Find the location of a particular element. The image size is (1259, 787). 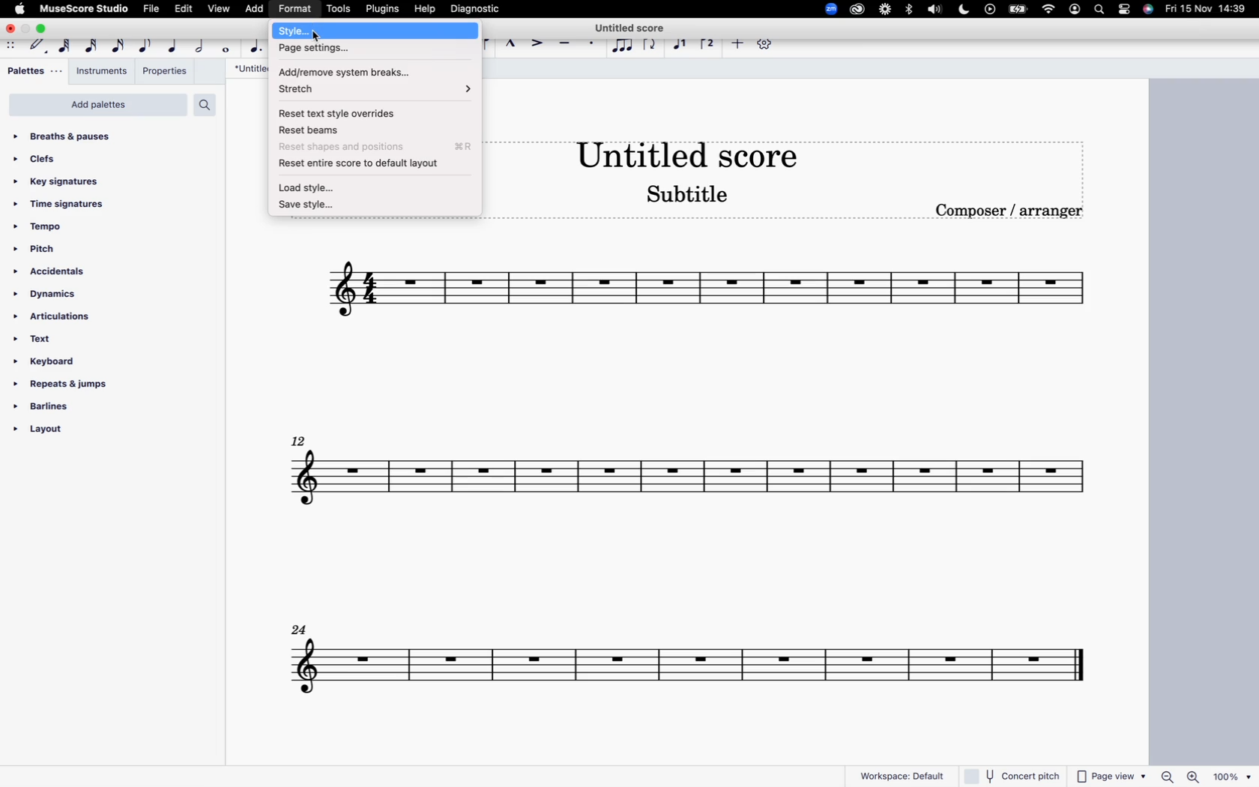

Workspace: Default is located at coordinates (902, 774).